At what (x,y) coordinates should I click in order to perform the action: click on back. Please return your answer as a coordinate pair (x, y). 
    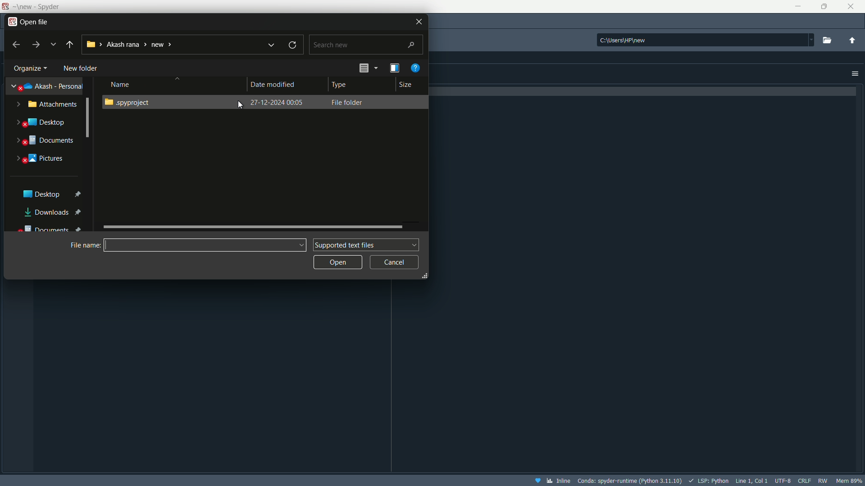
    Looking at the image, I should click on (15, 45).